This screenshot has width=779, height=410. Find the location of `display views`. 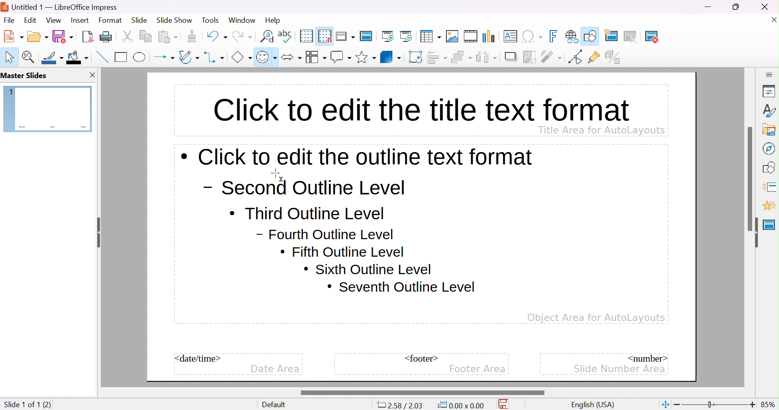

display views is located at coordinates (346, 35).